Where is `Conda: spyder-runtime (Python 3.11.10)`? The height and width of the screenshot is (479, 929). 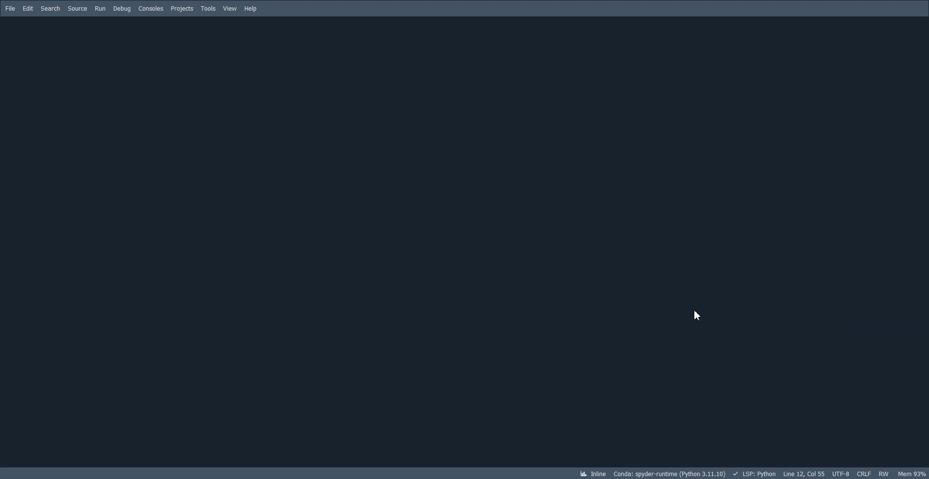
Conda: spyder-runtime (Python 3.11.10) is located at coordinates (675, 473).